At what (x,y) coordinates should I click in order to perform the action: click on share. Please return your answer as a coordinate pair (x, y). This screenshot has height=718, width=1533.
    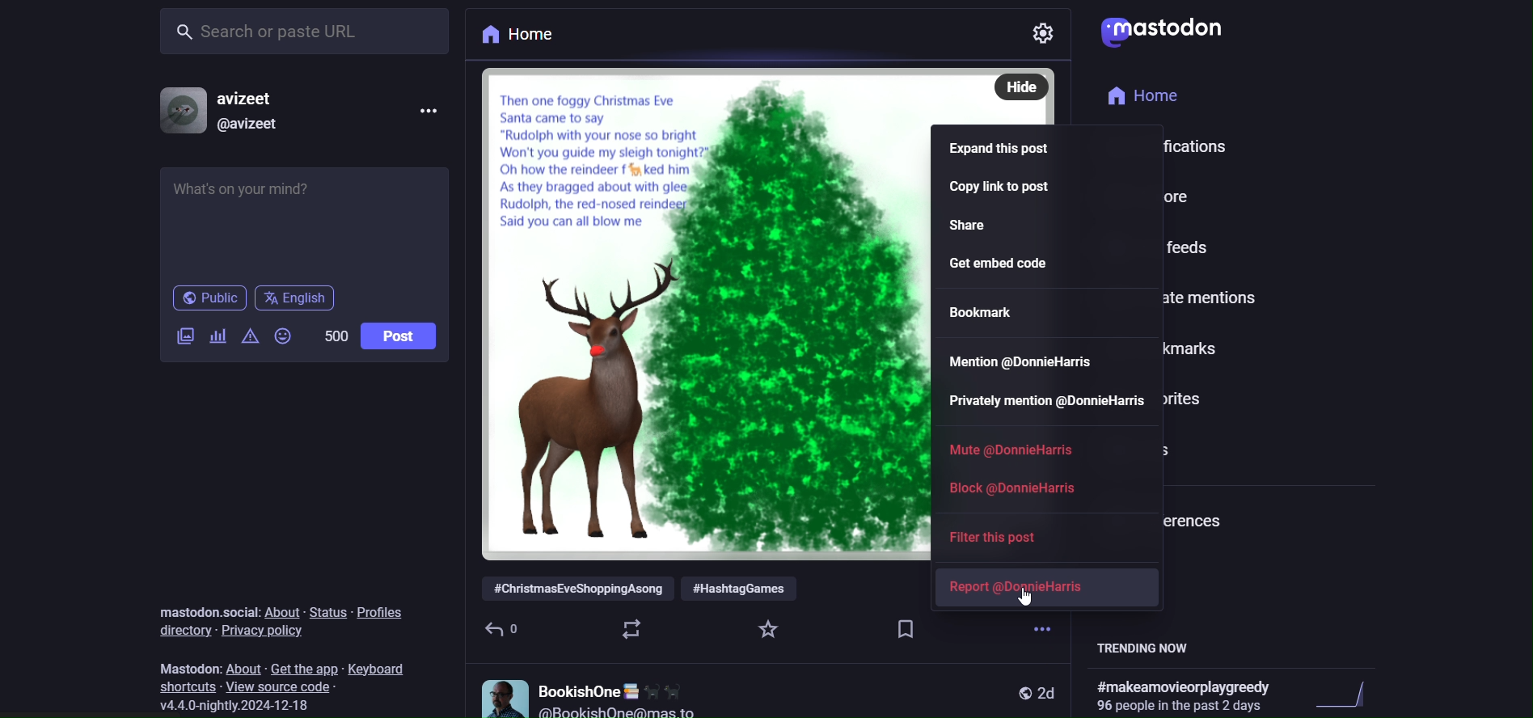
    Looking at the image, I should click on (974, 226).